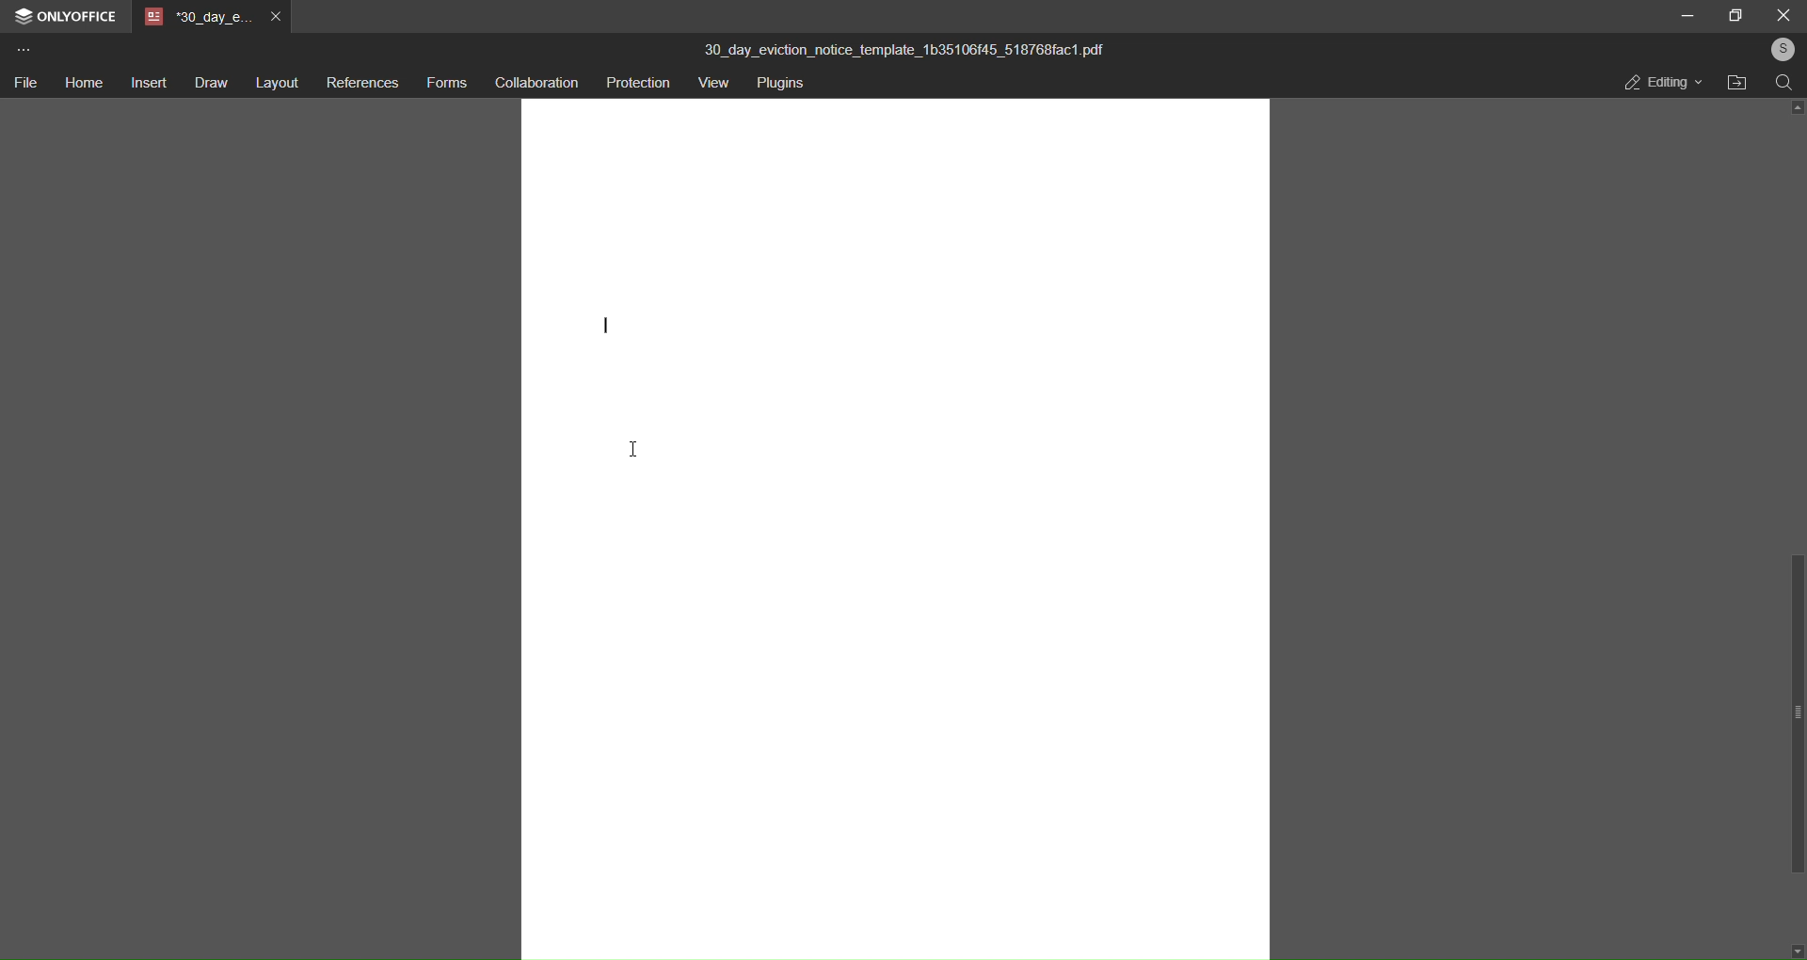 The width and height of the screenshot is (1807, 960). Describe the element at coordinates (211, 84) in the screenshot. I see `draw` at that location.